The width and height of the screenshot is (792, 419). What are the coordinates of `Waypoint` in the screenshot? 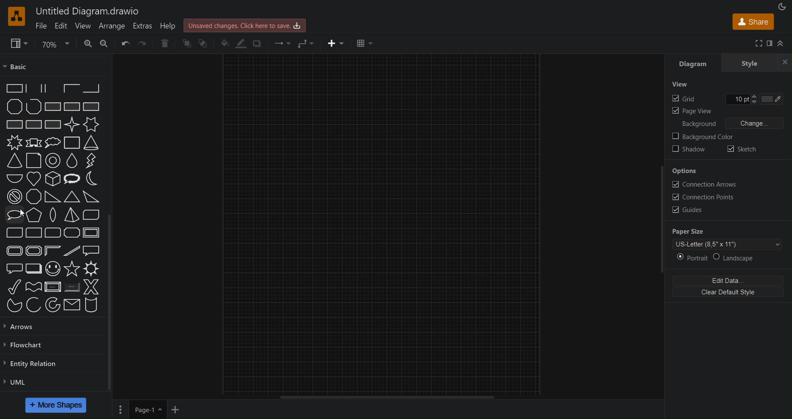 It's located at (305, 44).